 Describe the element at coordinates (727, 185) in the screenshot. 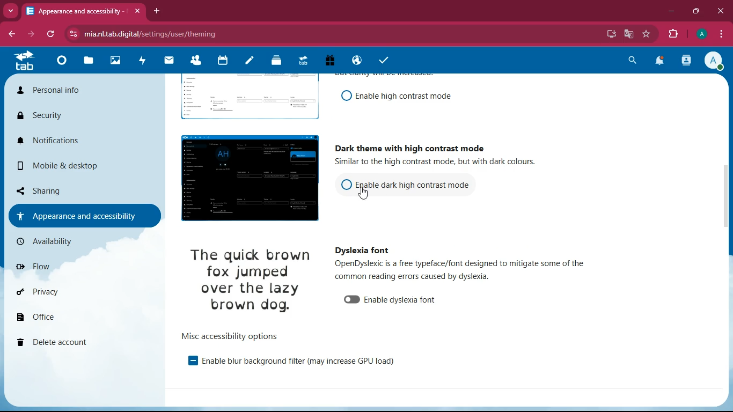

I see `scroll bar` at that location.